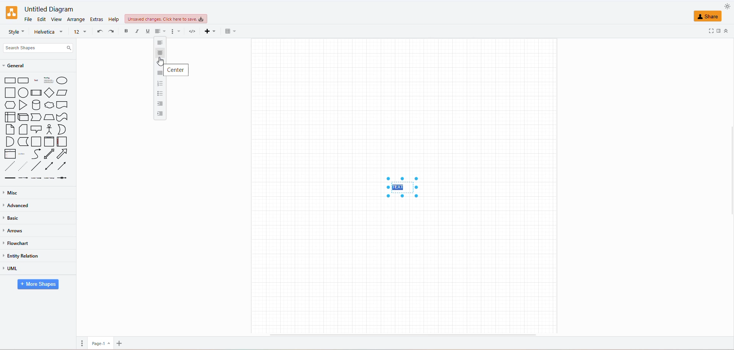 The image size is (734, 350). What do you see at coordinates (39, 47) in the screenshot?
I see `search shapes` at bounding box center [39, 47].